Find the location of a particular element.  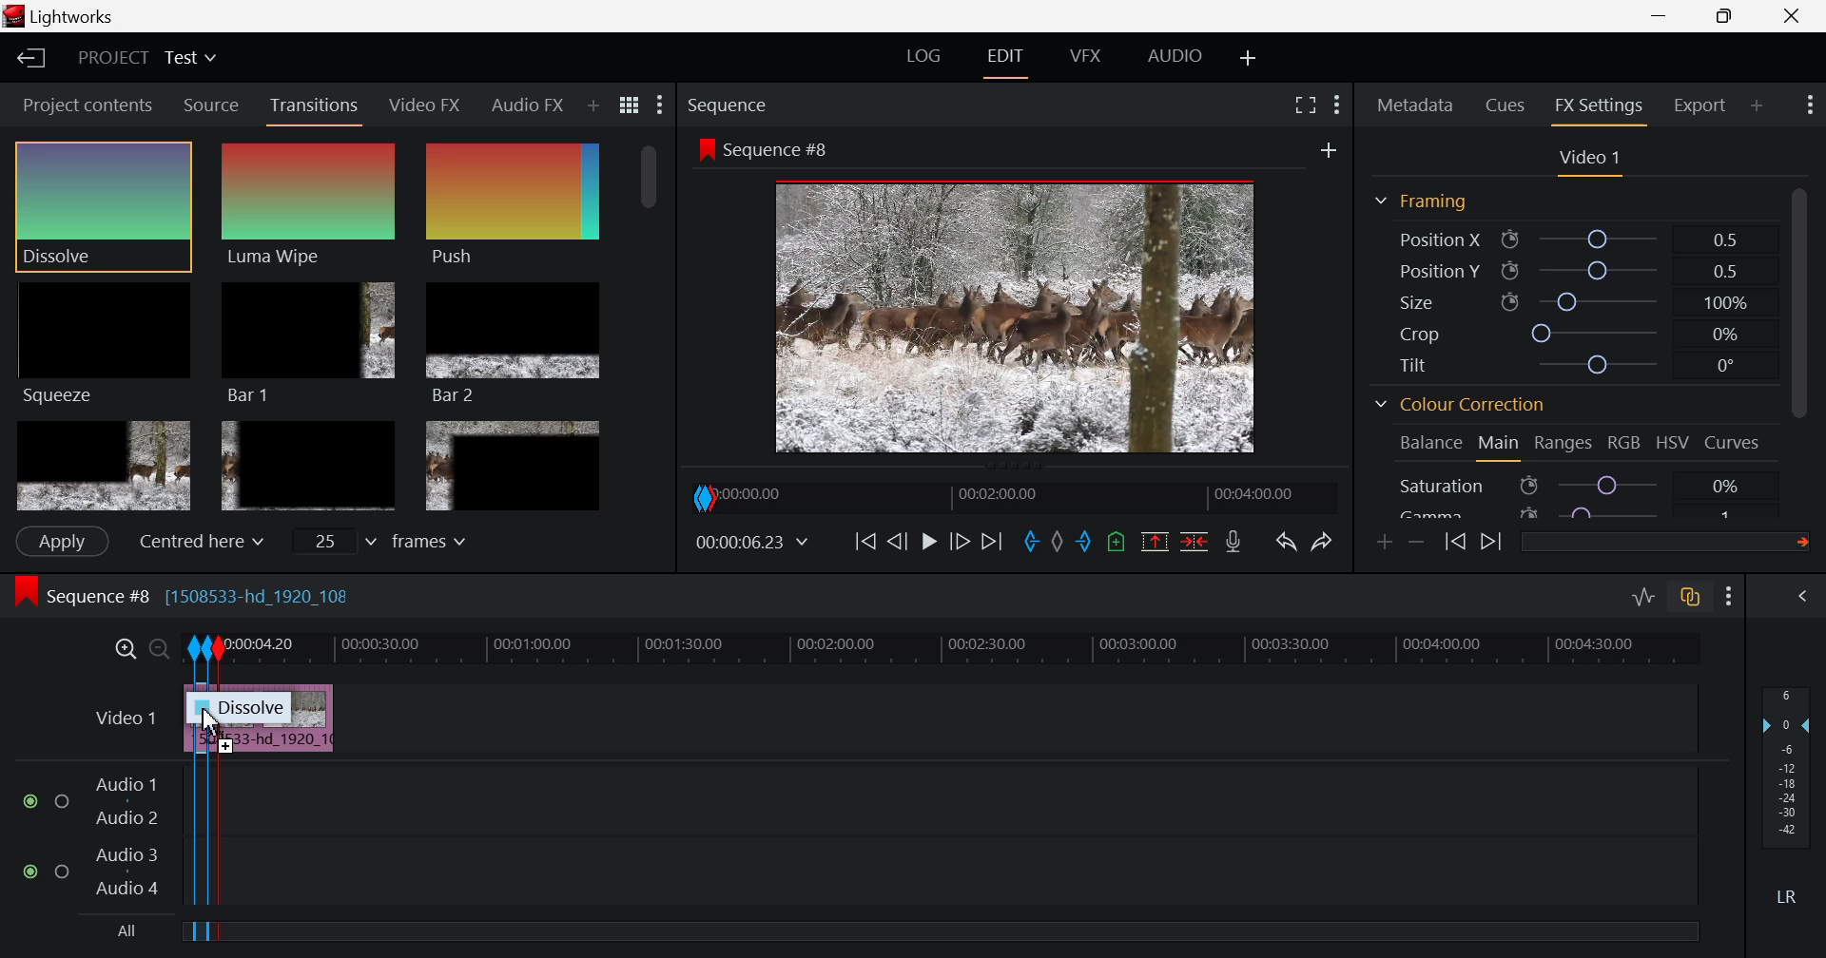

Source is located at coordinates (209, 104).